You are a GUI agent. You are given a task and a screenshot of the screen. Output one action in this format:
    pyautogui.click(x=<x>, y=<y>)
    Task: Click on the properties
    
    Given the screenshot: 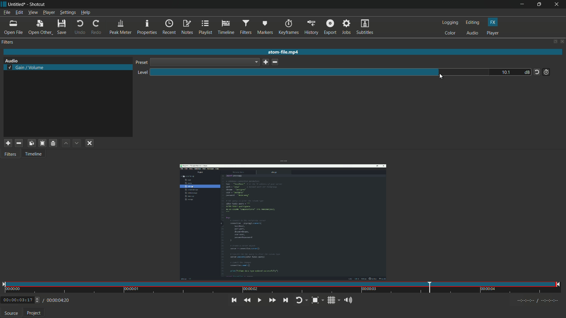 What is the action you would take?
    pyautogui.click(x=147, y=27)
    